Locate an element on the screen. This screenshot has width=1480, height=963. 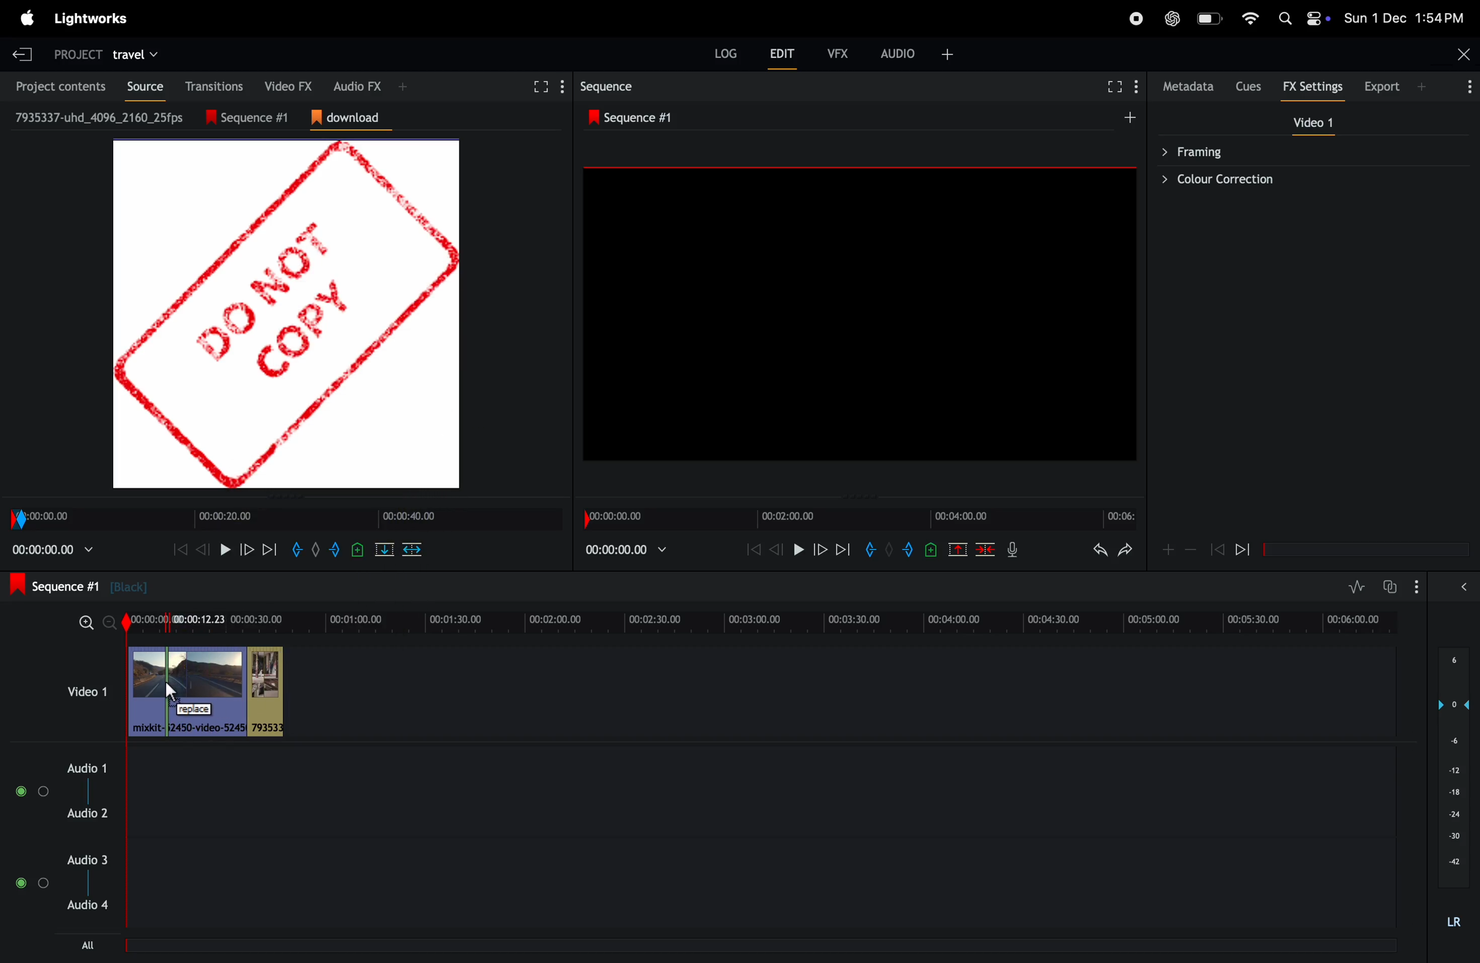
project is located at coordinates (78, 56).